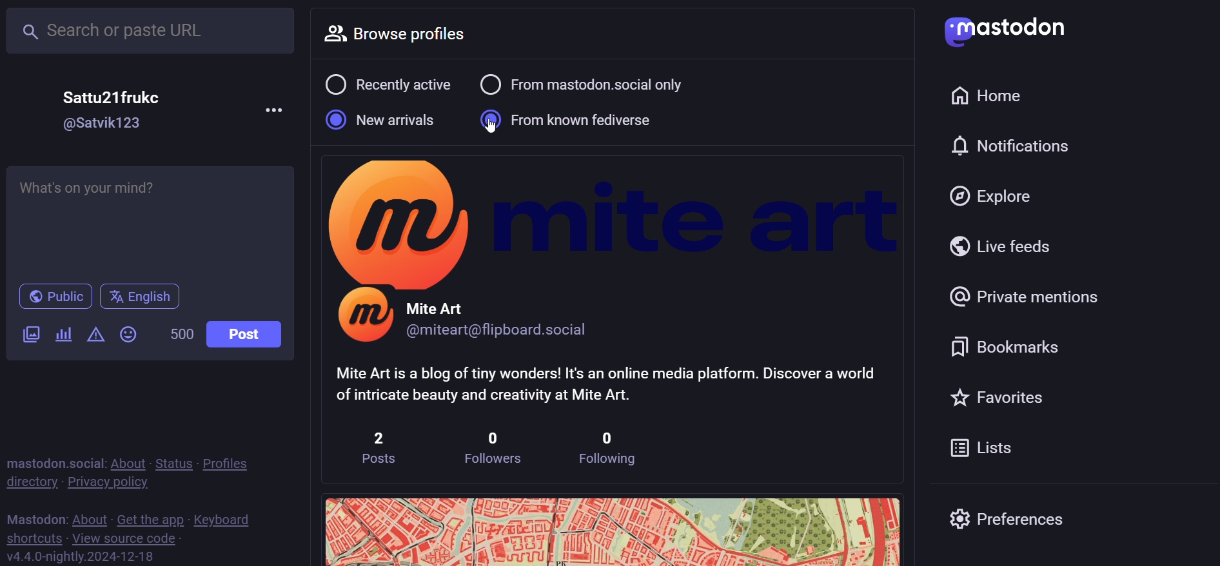  Describe the element at coordinates (384, 446) in the screenshot. I see `2 posts` at that location.